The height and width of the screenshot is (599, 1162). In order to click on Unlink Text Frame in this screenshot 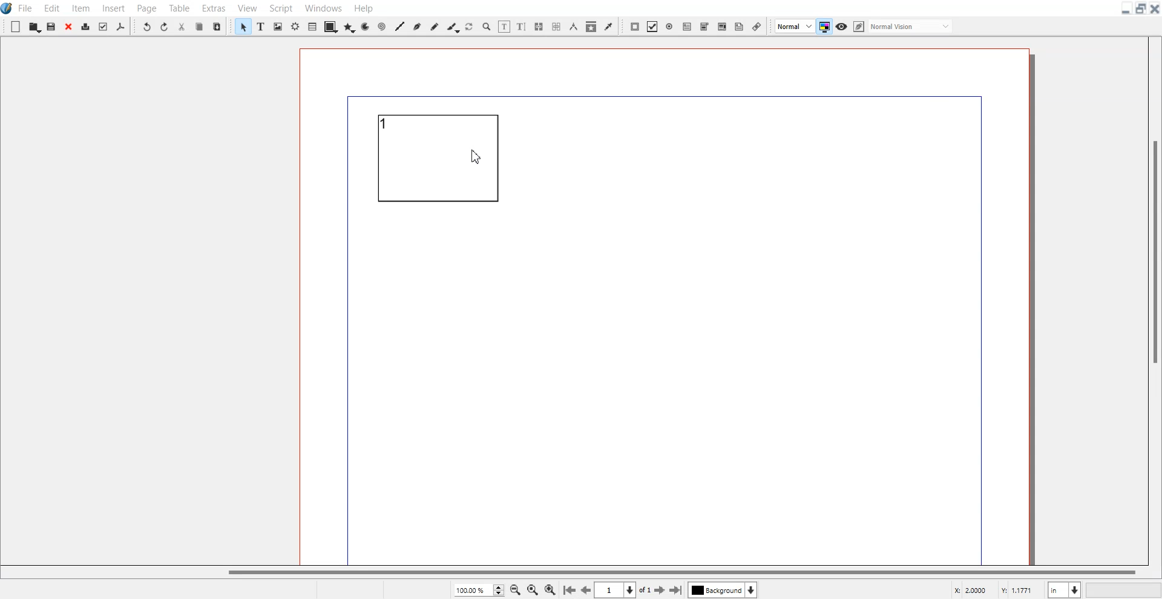, I will do `click(555, 27)`.